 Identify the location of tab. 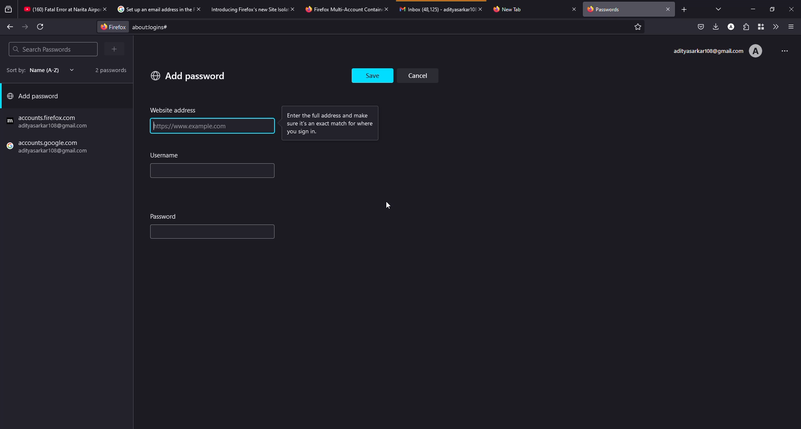
(341, 9).